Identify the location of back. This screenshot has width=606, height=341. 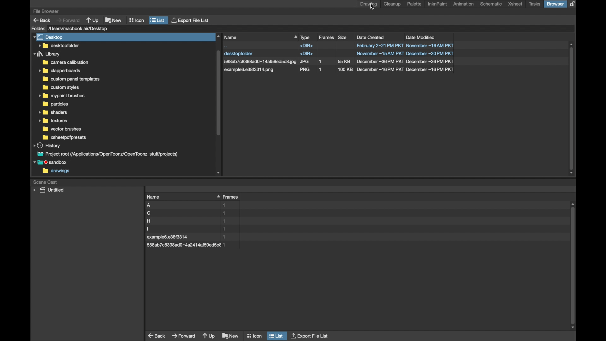
(157, 336).